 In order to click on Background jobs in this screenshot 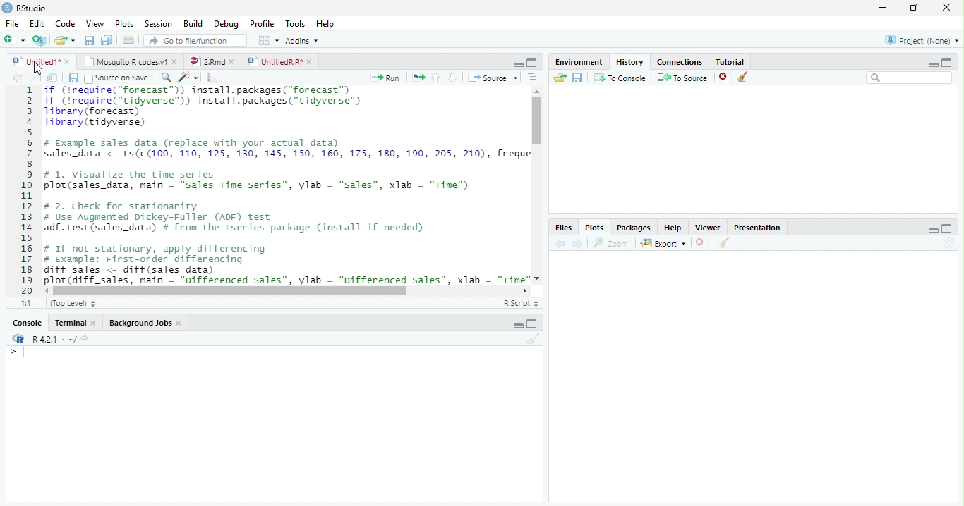, I will do `click(145, 323)`.